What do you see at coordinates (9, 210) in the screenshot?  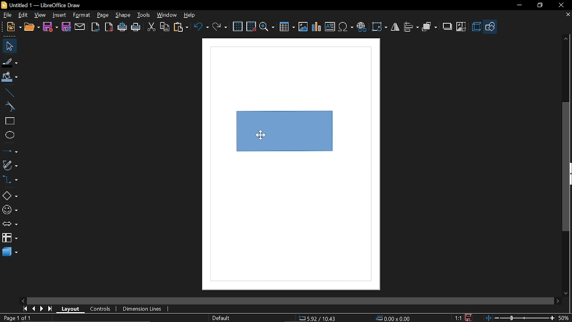 I see `Symbol shapes` at bounding box center [9, 210].